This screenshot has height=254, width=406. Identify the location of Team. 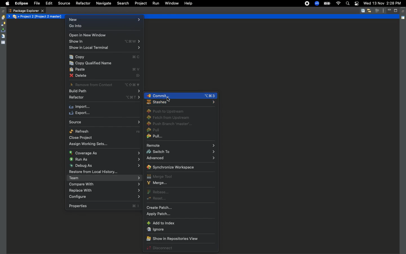
(104, 184).